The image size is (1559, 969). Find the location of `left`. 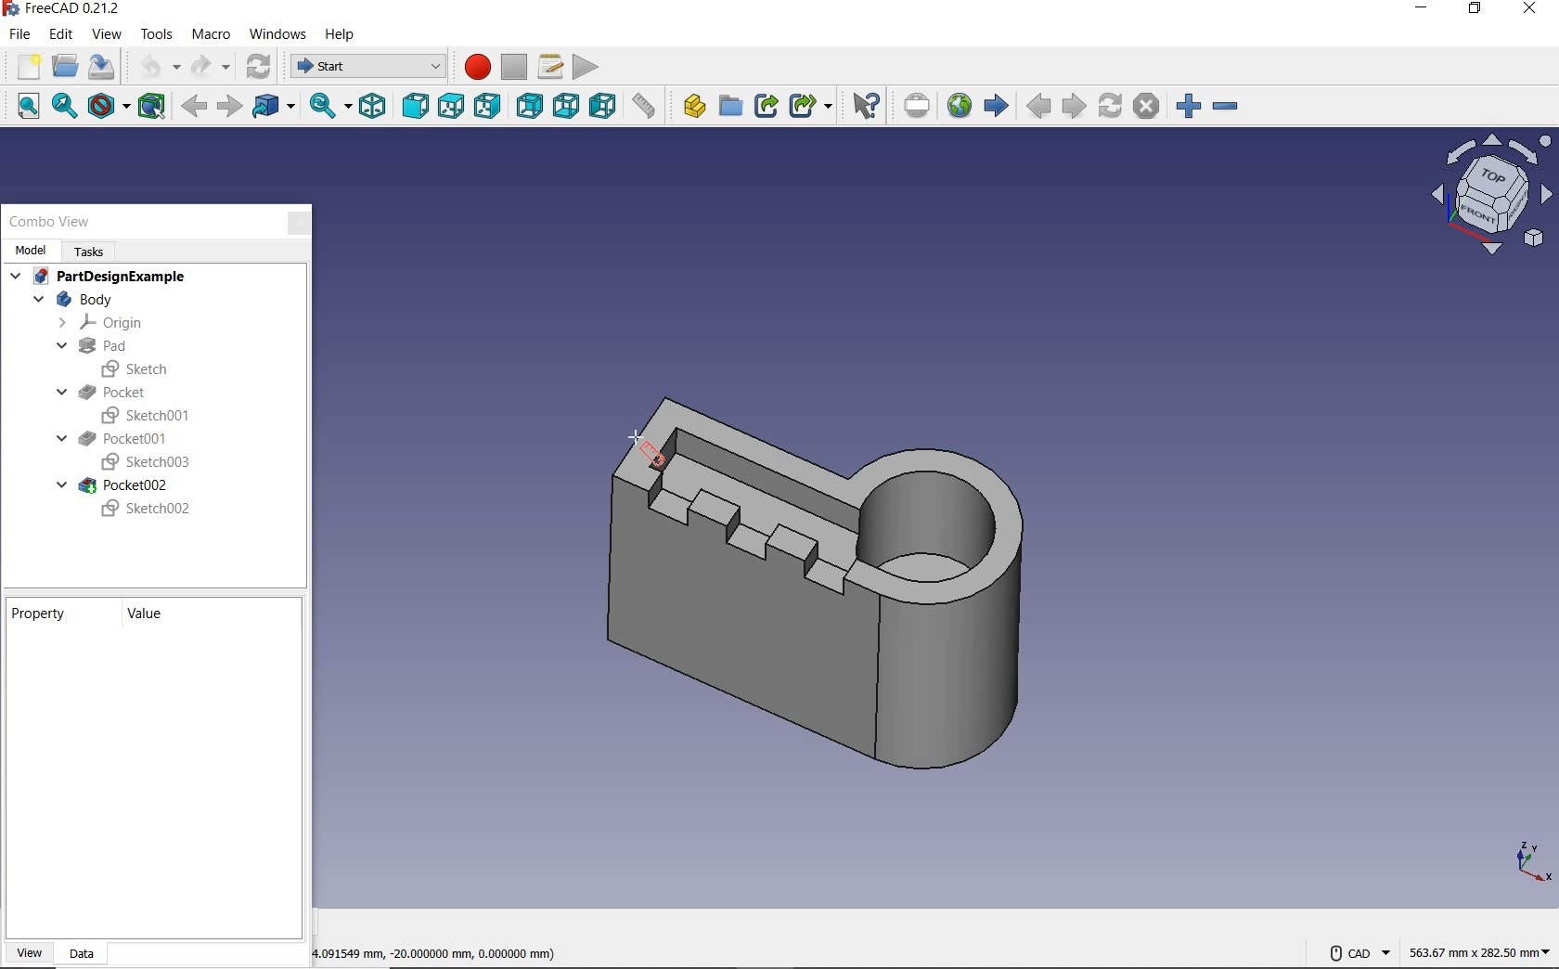

left is located at coordinates (601, 107).